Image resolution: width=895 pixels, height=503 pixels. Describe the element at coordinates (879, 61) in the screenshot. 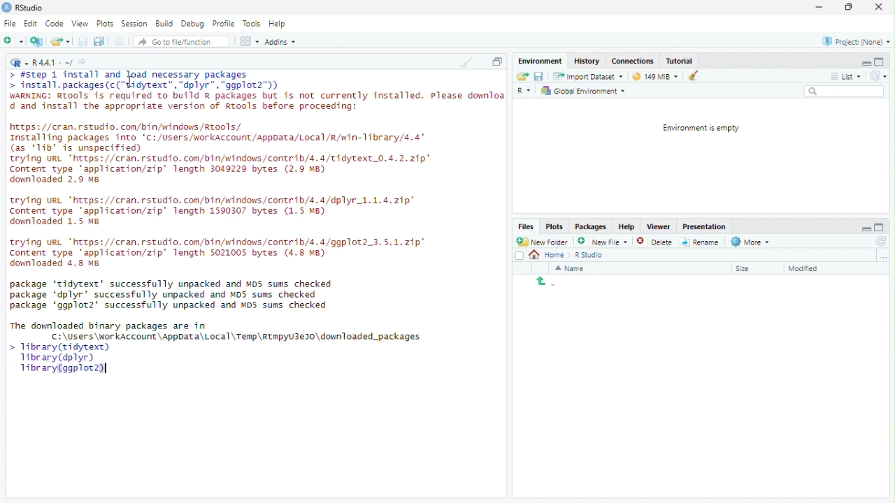

I see `Maximize` at that location.